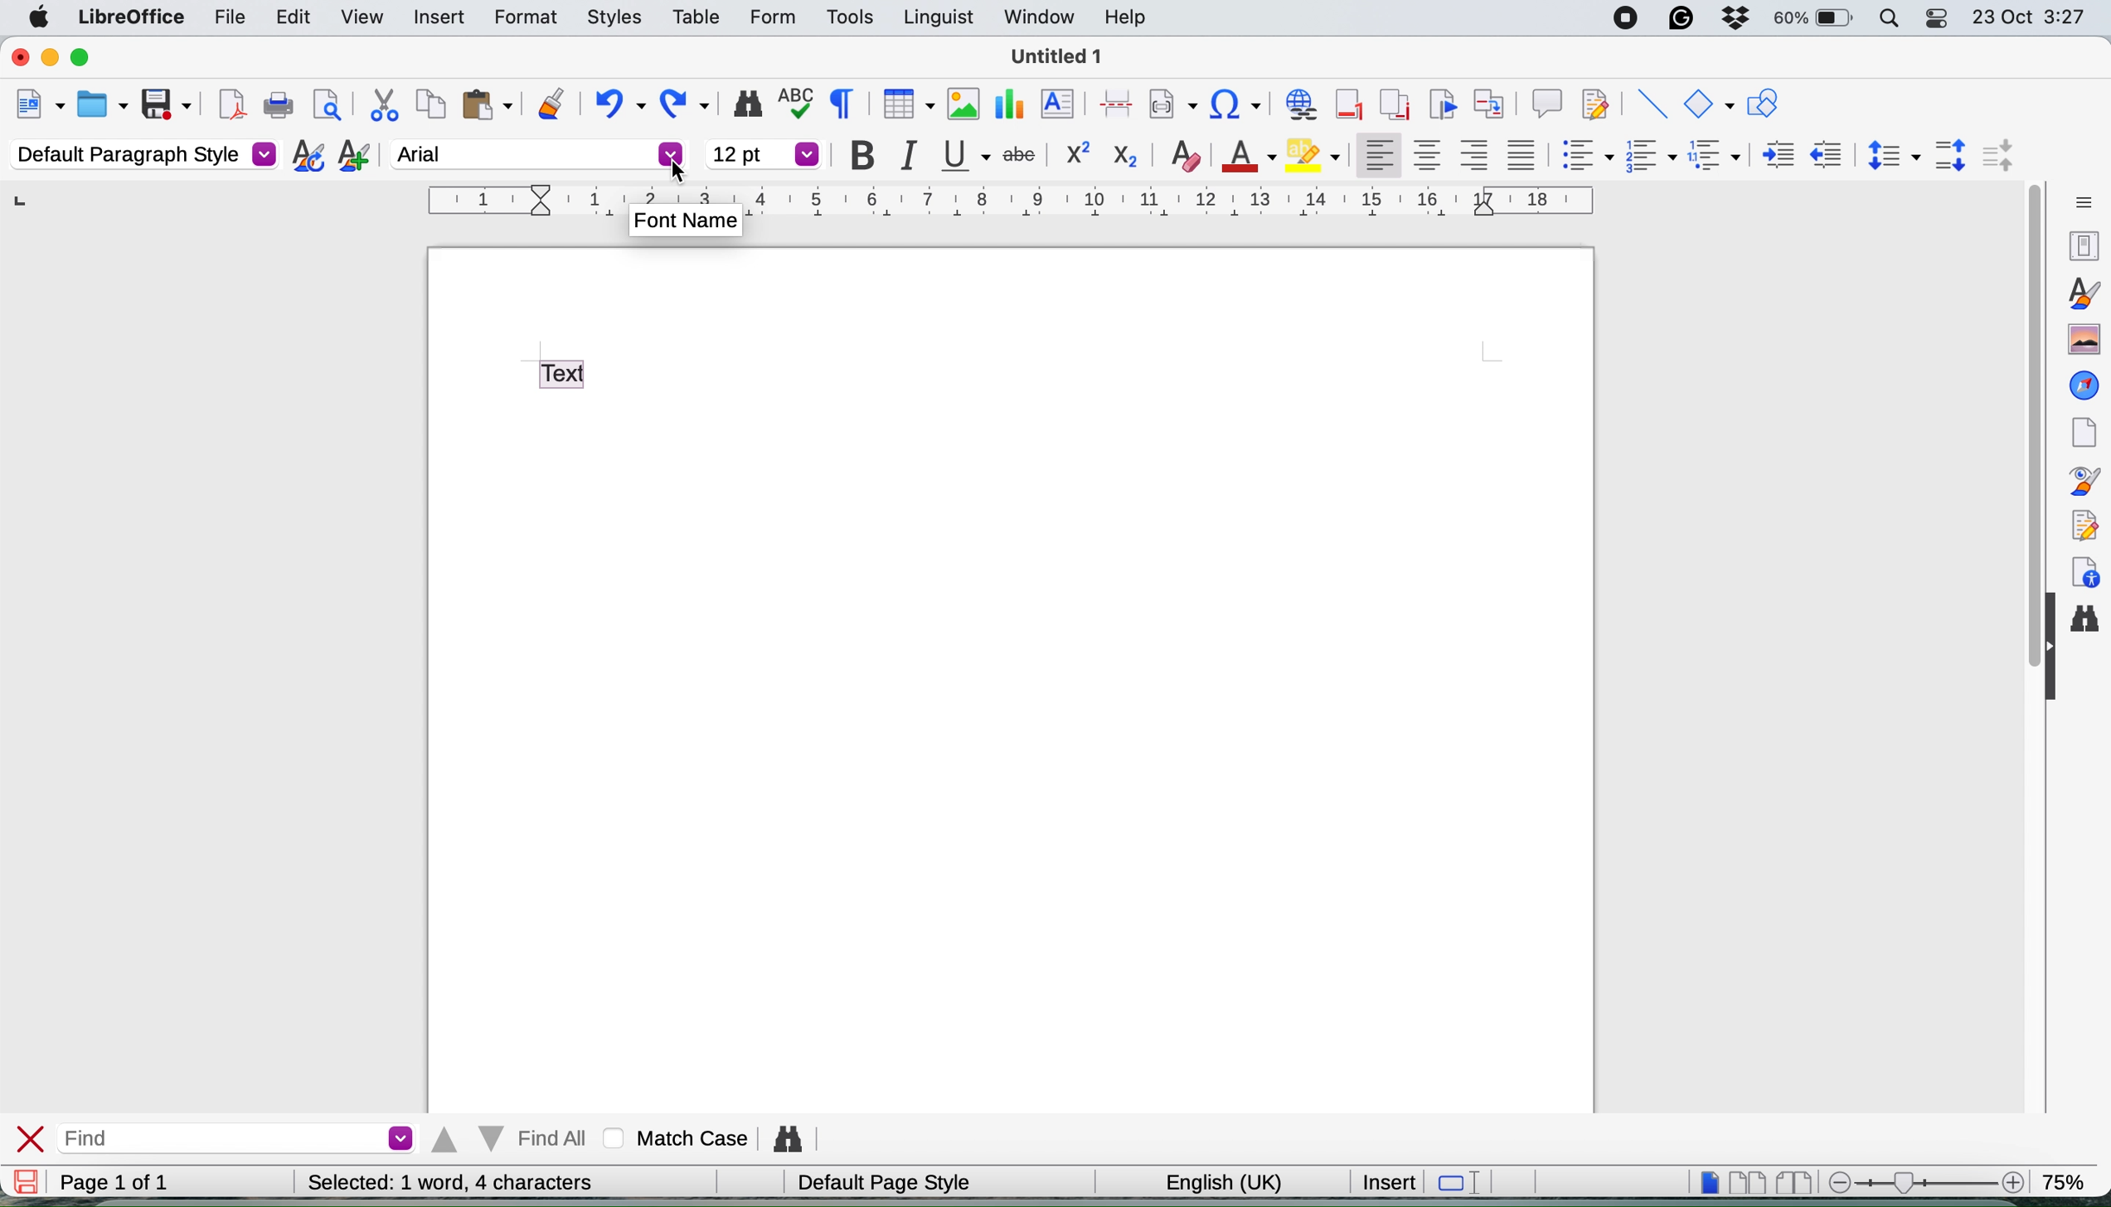 The width and height of the screenshot is (2111, 1207). I want to click on export as pdf, so click(226, 106).